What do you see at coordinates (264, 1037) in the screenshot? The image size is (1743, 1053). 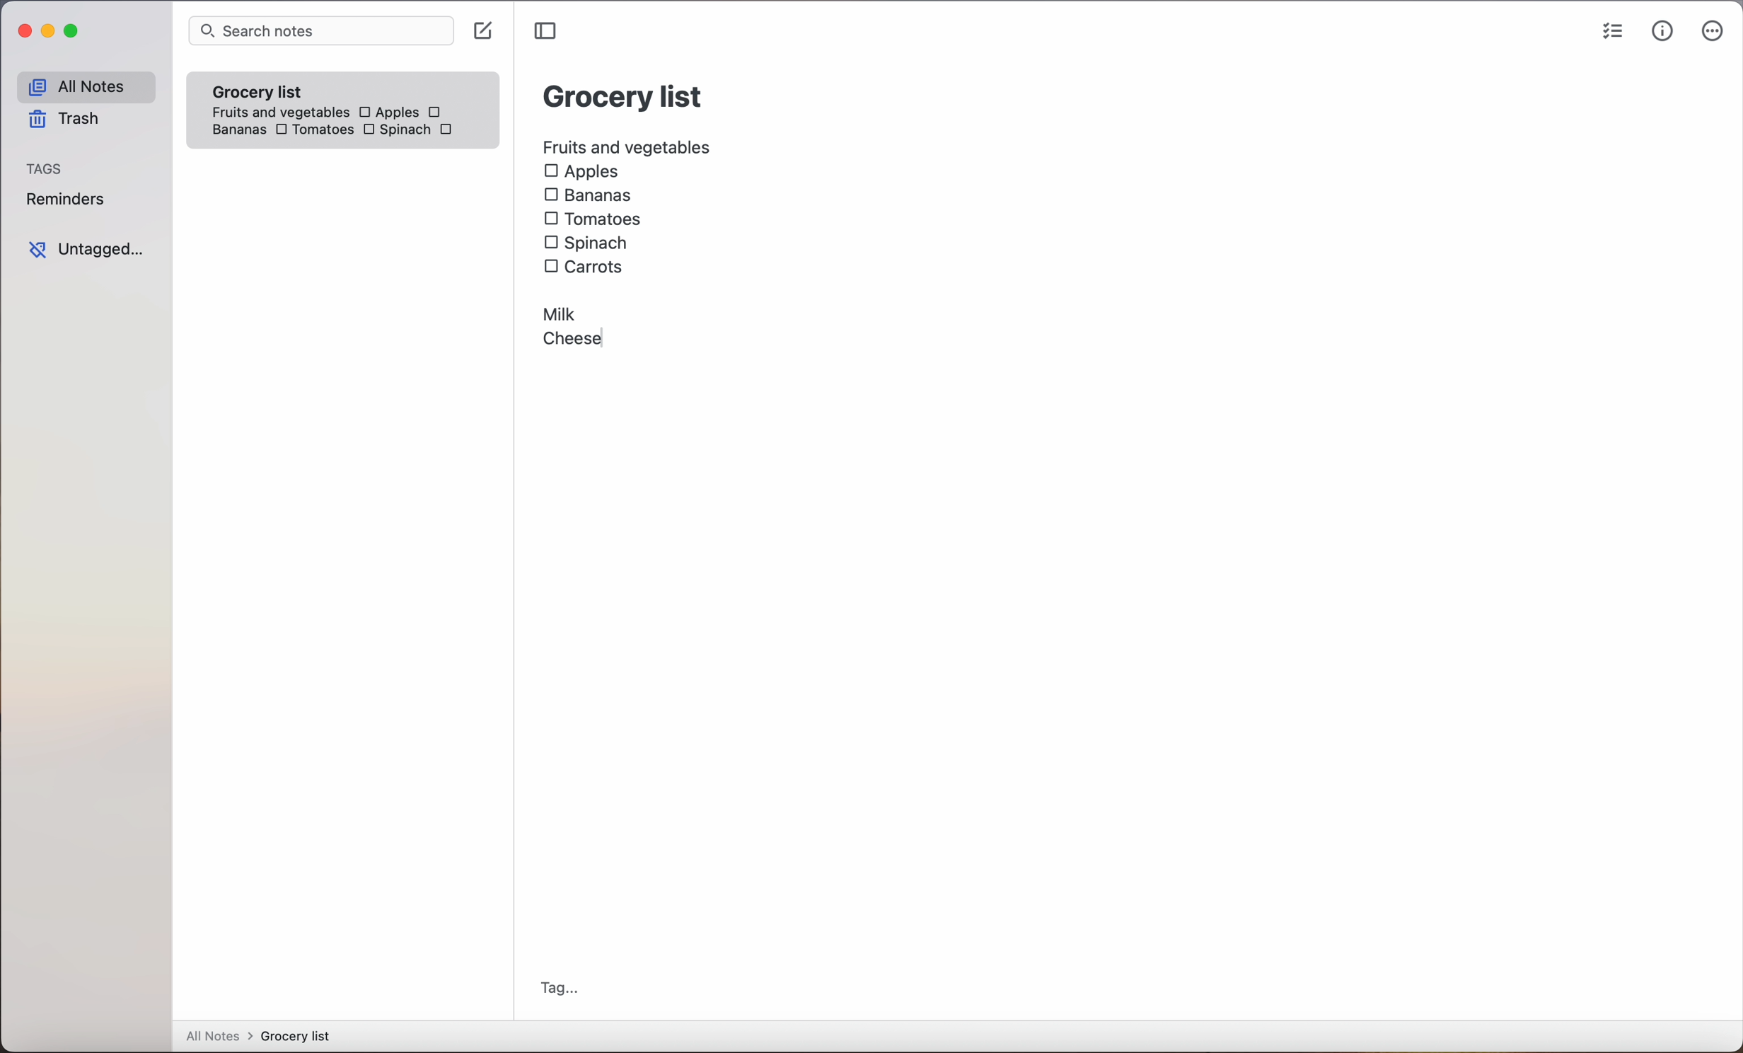 I see `all notes > grocery list` at bounding box center [264, 1037].